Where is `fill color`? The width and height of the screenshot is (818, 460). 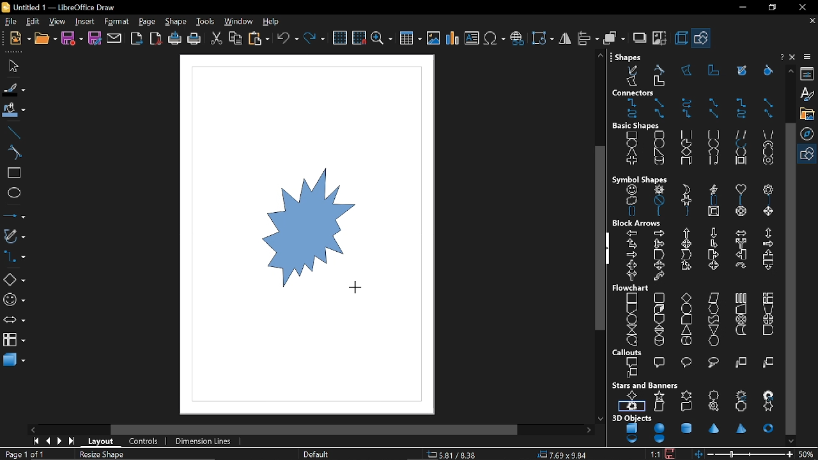
fill color is located at coordinates (13, 111).